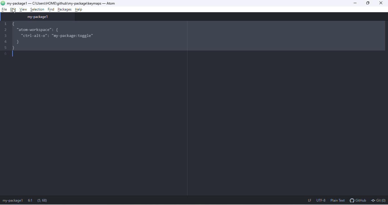 The image size is (388, 205). I want to click on find, so click(51, 9).